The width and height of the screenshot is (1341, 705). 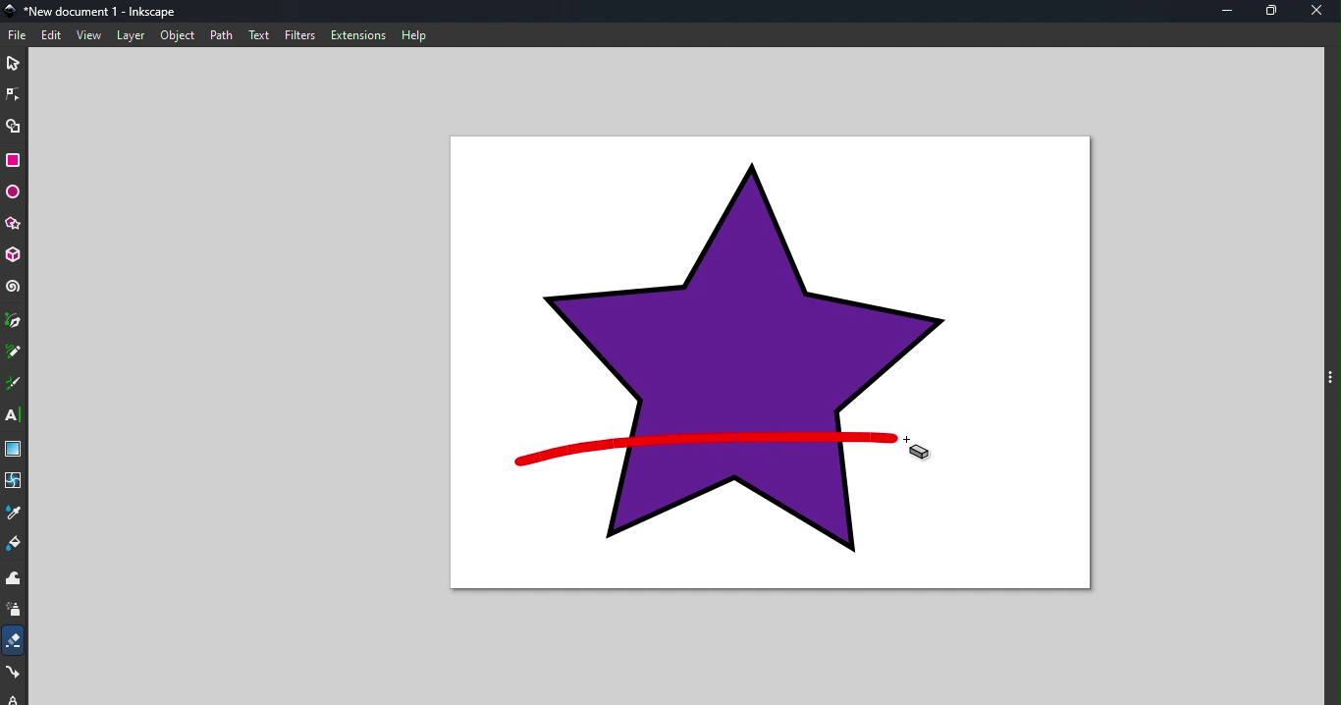 I want to click on extensions, so click(x=359, y=35).